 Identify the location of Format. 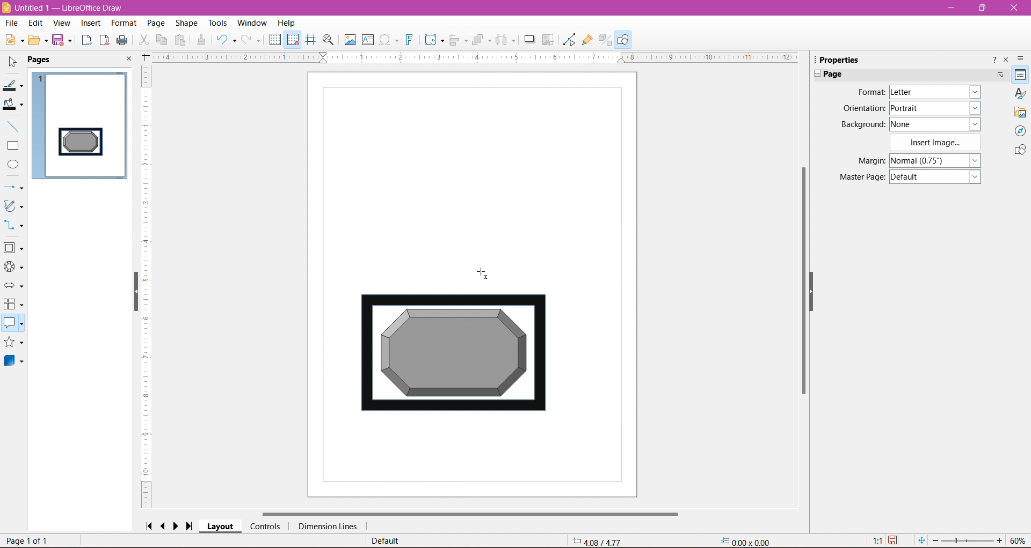
(869, 92).